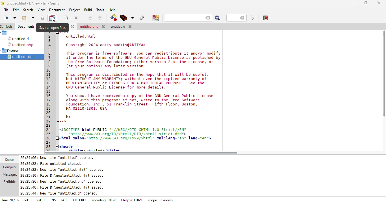 This screenshot has width=386, height=203. What do you see at coordinates (132, 18) in the screenshot?
I see `choose more` at bounding box center [132, 18].